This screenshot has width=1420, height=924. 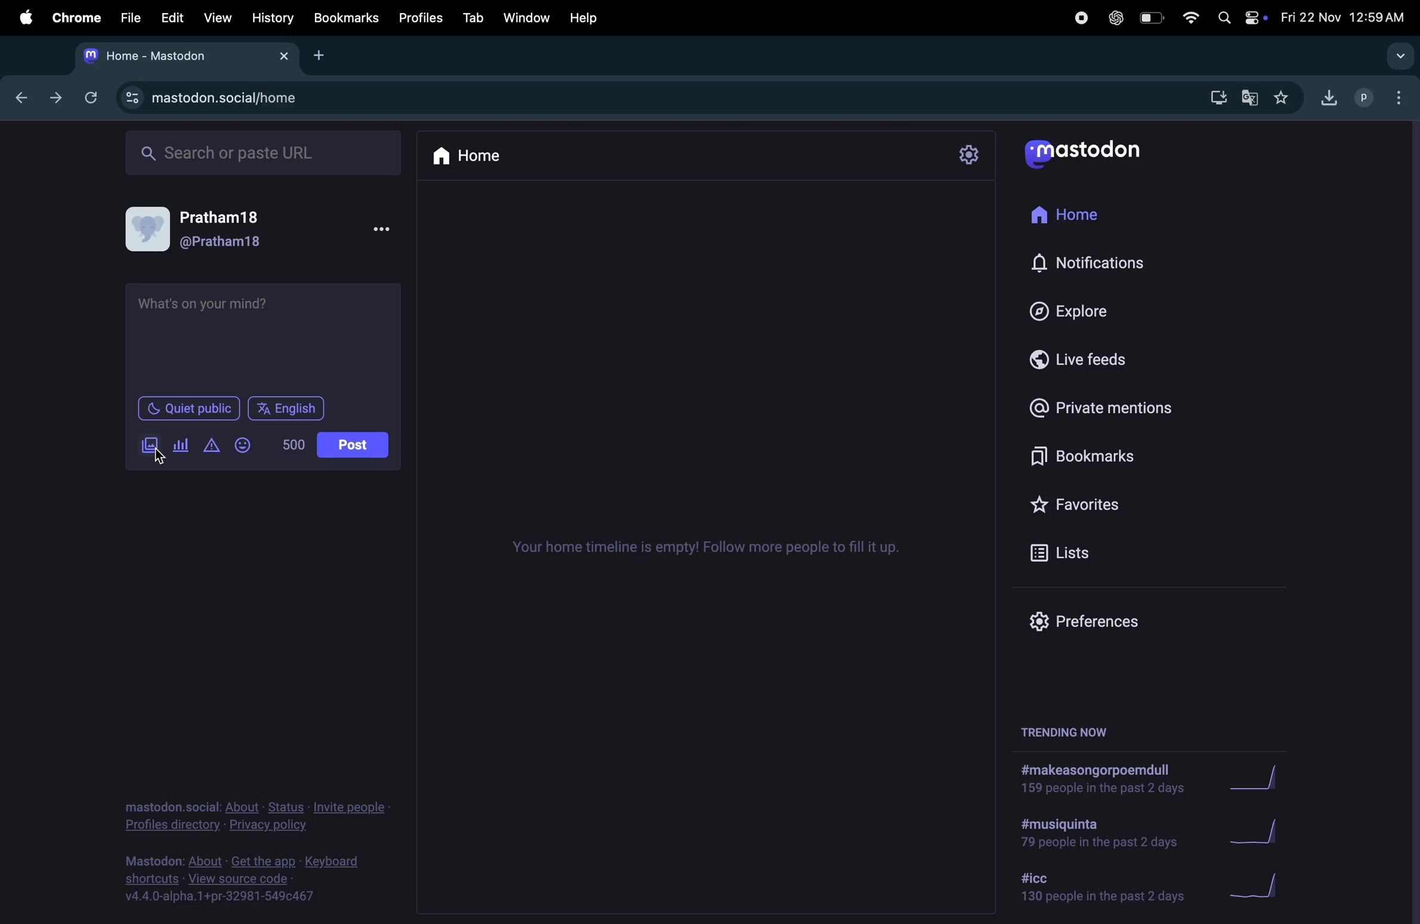 What do you see at coordinates (152, 862) in the screenshot?
I see `mastodon` at bounding box center [152, 862].